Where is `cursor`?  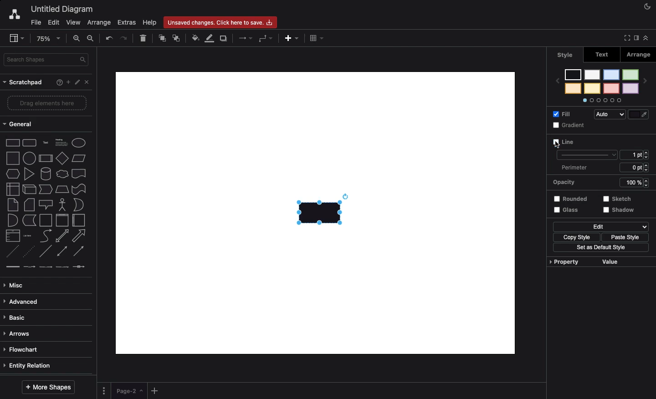
cursor is located at coordinates (552, 143).